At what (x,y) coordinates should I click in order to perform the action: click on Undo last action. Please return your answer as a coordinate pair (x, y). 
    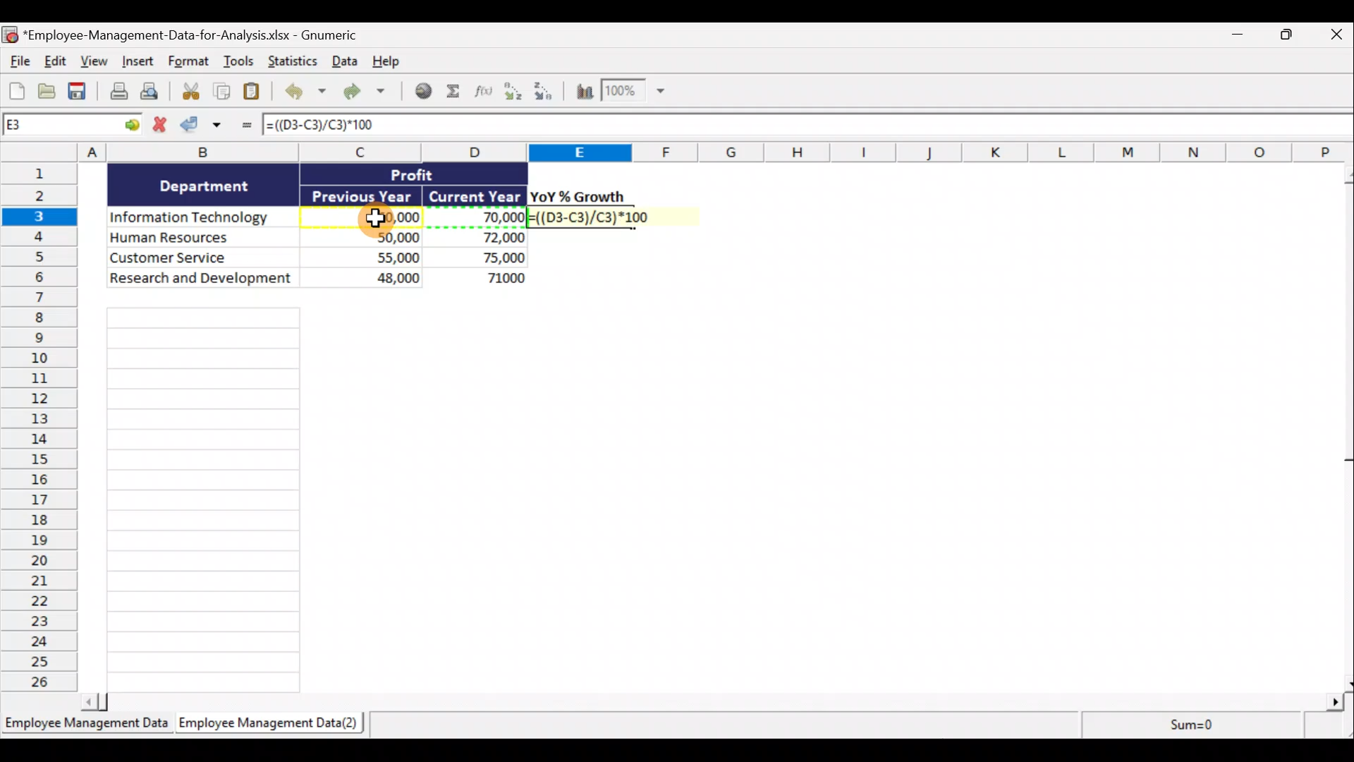
    Looking at the image, I should click on (303, 92).